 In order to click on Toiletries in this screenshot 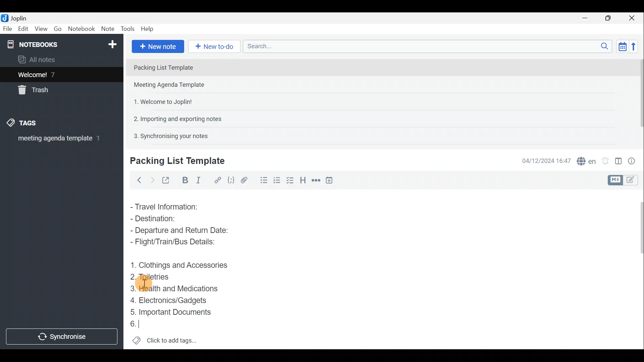, I will do `click(154, 278)`.